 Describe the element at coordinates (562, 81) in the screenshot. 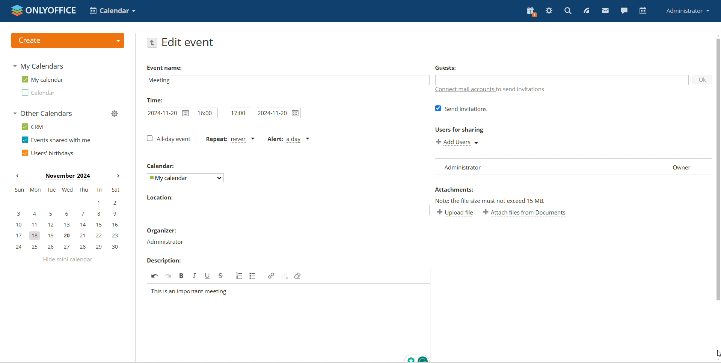

I see `add guests` at that location.